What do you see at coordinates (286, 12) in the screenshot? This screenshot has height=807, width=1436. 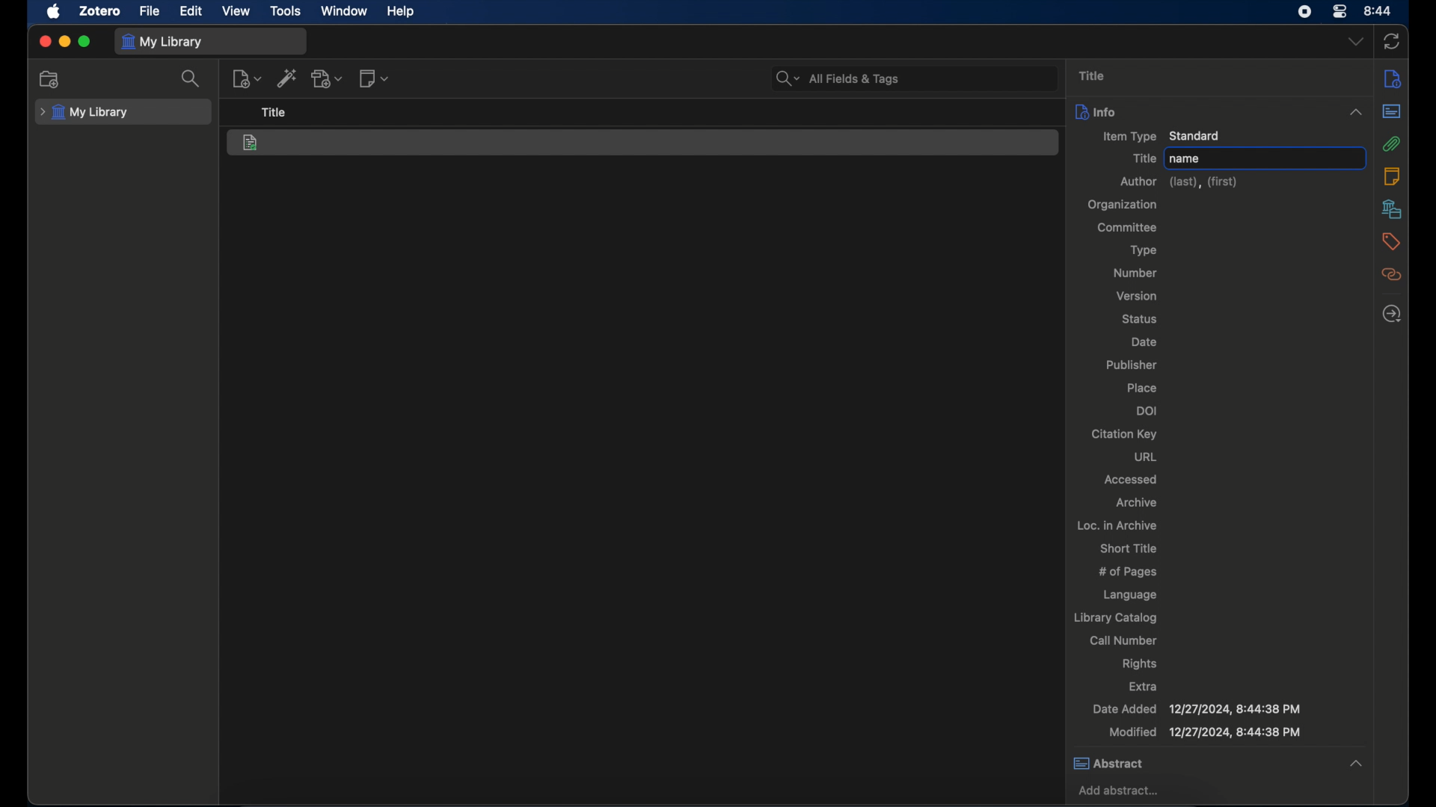 I see `tools` at bounding box center [286, 12].